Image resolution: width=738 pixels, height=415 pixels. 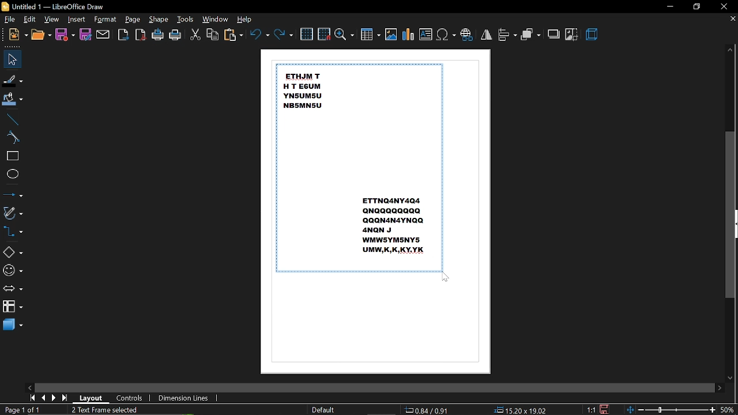 What do you see at coordinates (52, 20) in the screenshot?
I see `view` at bounding box center [52, 20].